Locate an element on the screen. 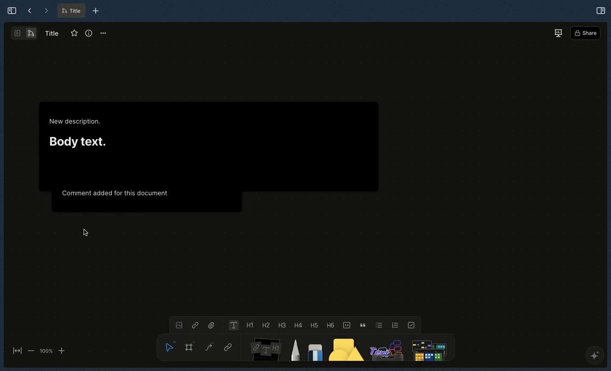 The width and height of the screenshot is (611, 371). Frame is located at coordinates (191, 346).